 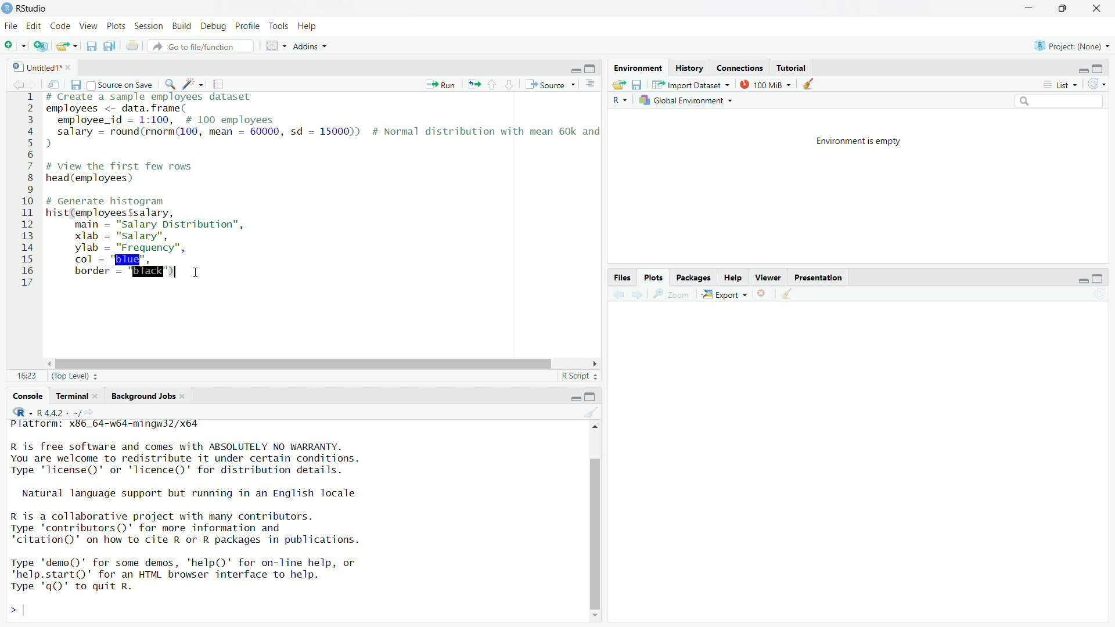 I want to click on Plots, so click(x=117, y=26).